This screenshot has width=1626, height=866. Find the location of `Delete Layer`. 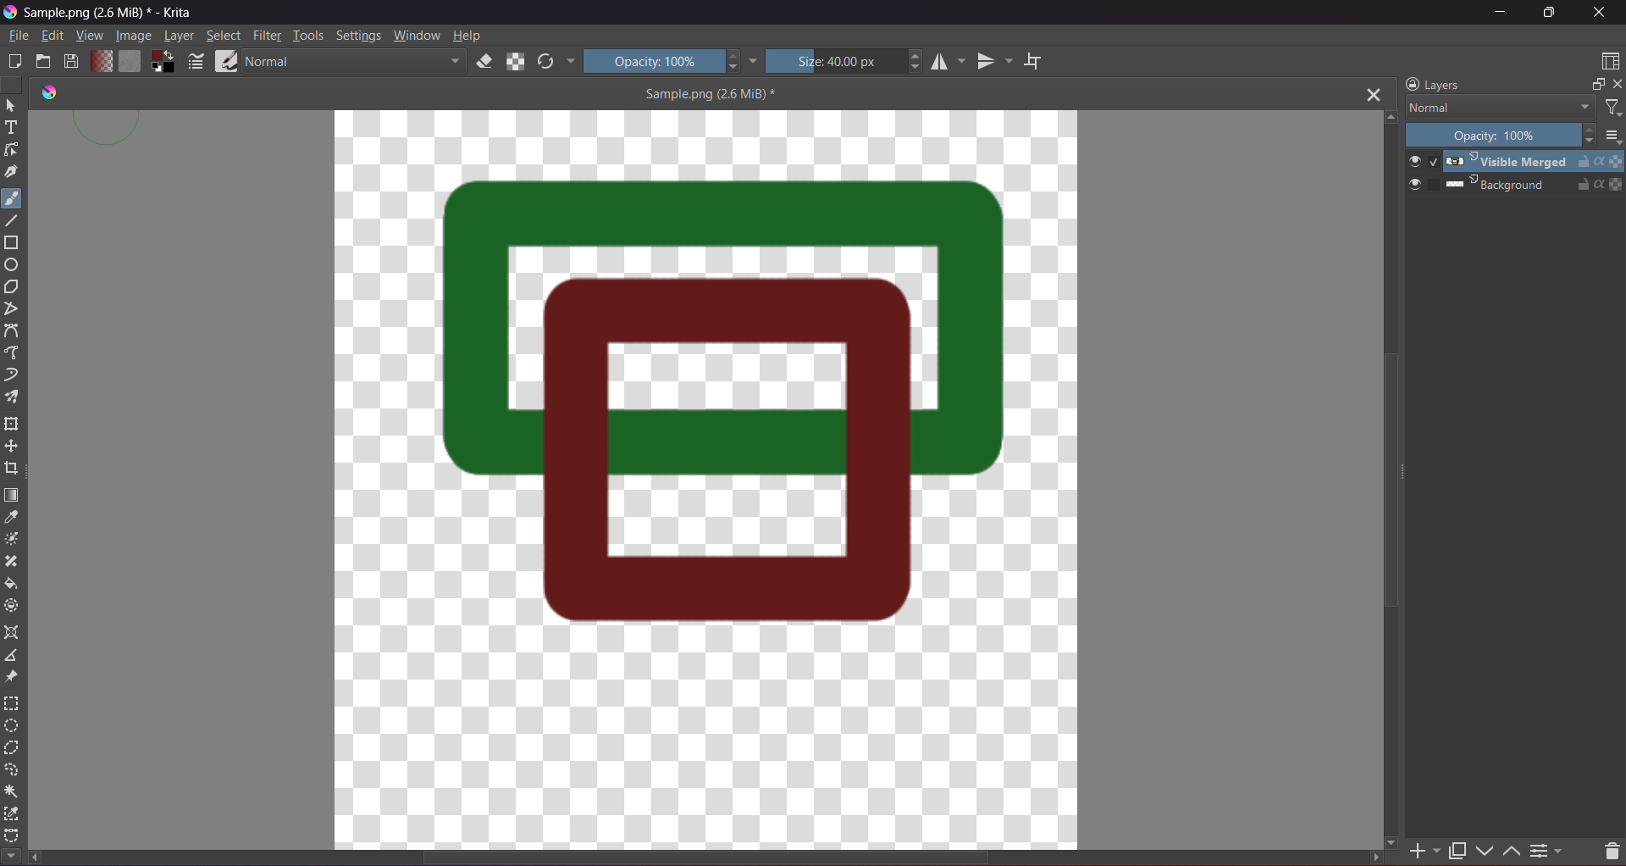

Delete Layer is located at coordinates (1605, 847).